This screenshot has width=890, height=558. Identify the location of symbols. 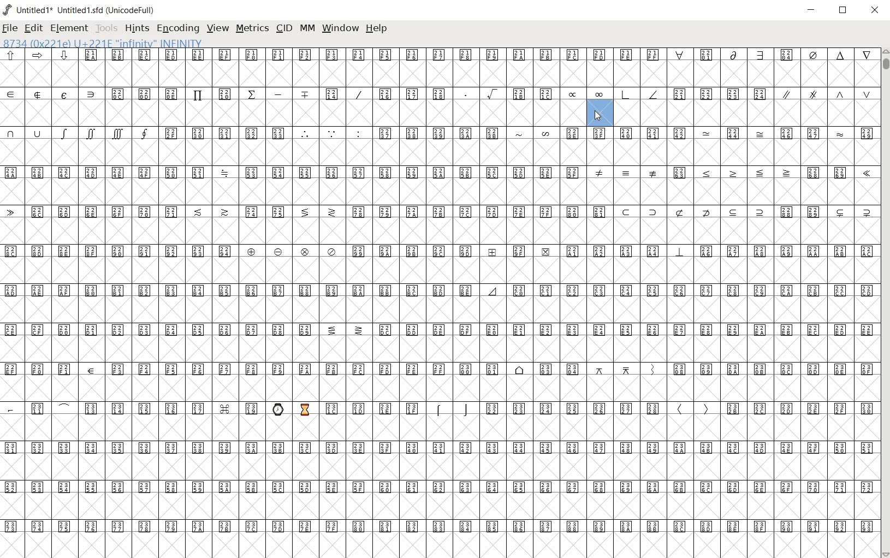
(612, 94).